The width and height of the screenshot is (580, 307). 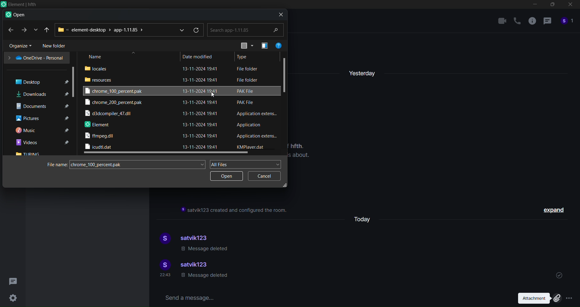 I want to click on maximize, so click(x=552, y=6).